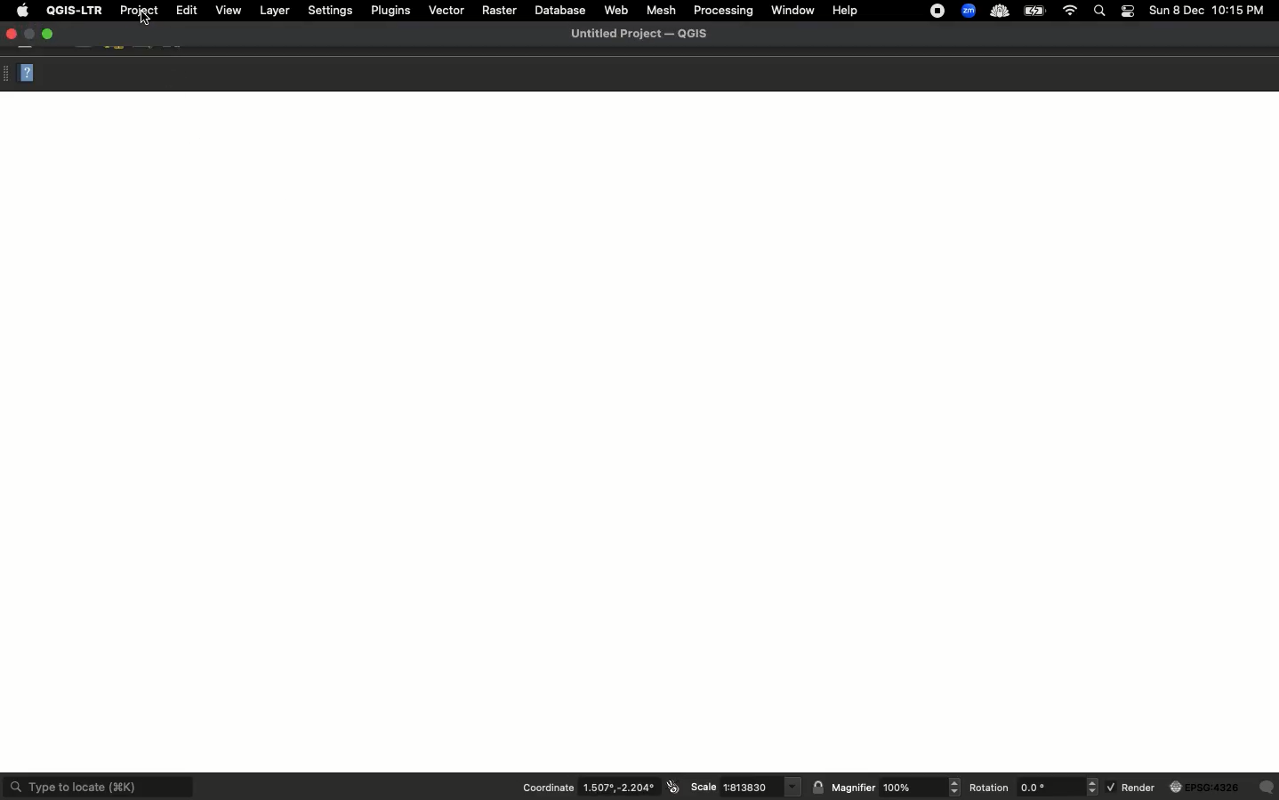  What do you see at coordinates (1059, 787) in the screenshot?
I see `rotation` at bounding box center [1059, 787].